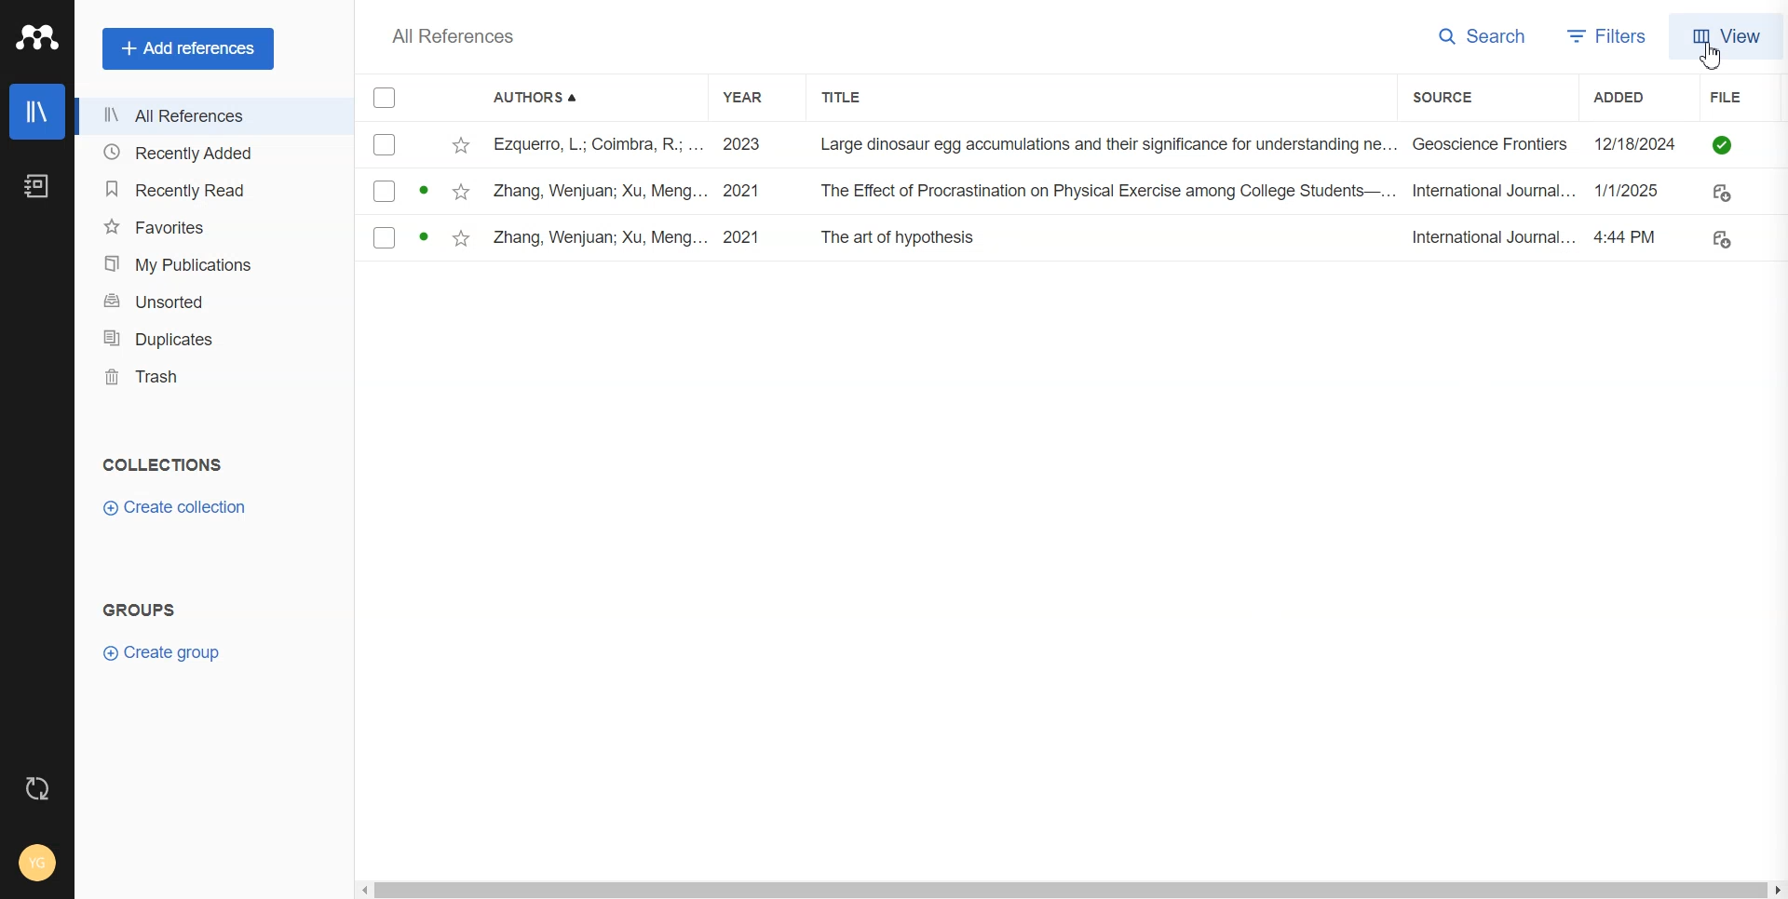 The width and height of the screenshot is (1788, 899). I want to click on Recently Added, so click(196, 152).